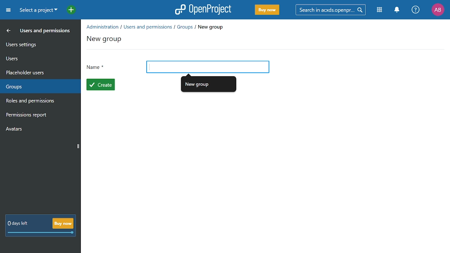 The height and width of the screenshot is (253, 450). What do you see at coordinates (37, 101) in the screenshot?
I see `roles and permissions` at bounding box center [37, 101].